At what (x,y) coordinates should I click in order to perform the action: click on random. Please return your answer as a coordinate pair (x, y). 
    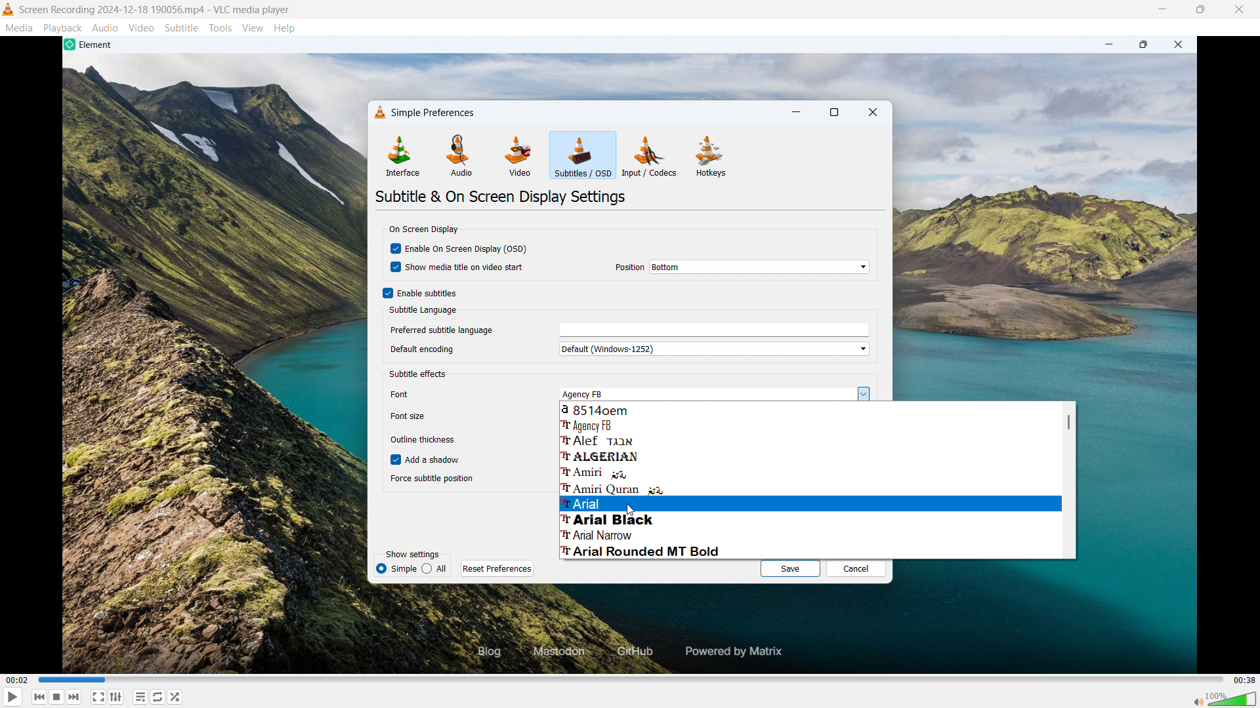
    Looking at the image, I should click on (175, 697).